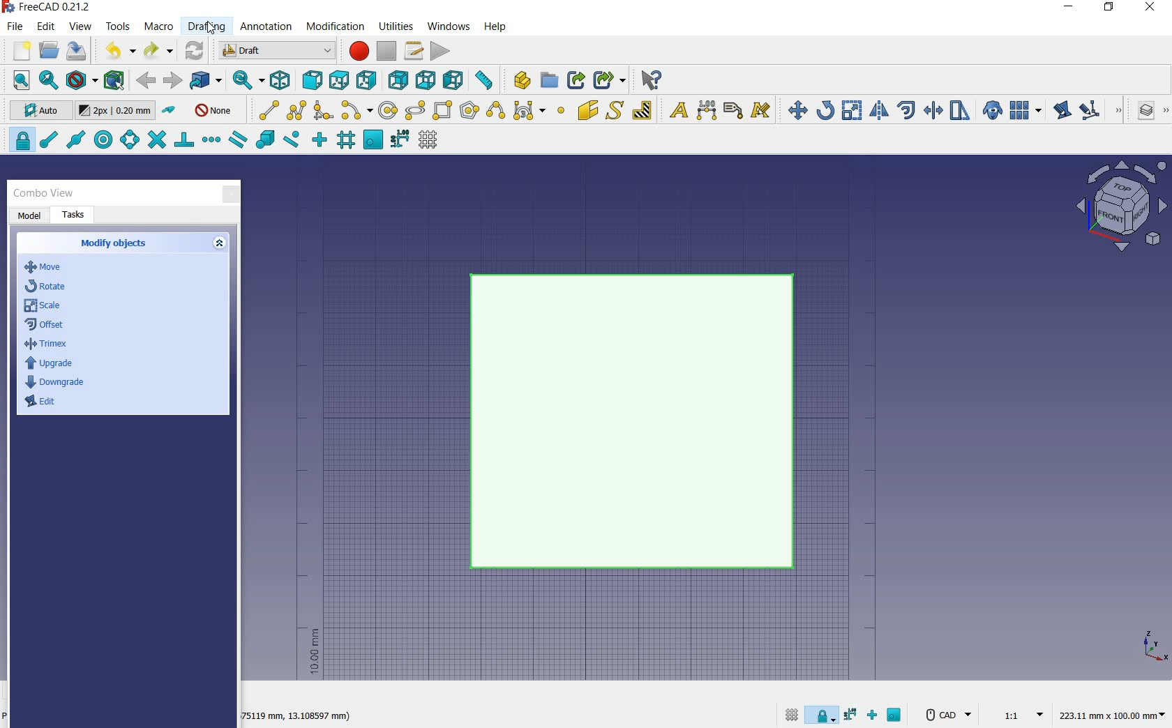 This screenshot has width=1172, height=728. I want to click on modification, so click(338, 28).